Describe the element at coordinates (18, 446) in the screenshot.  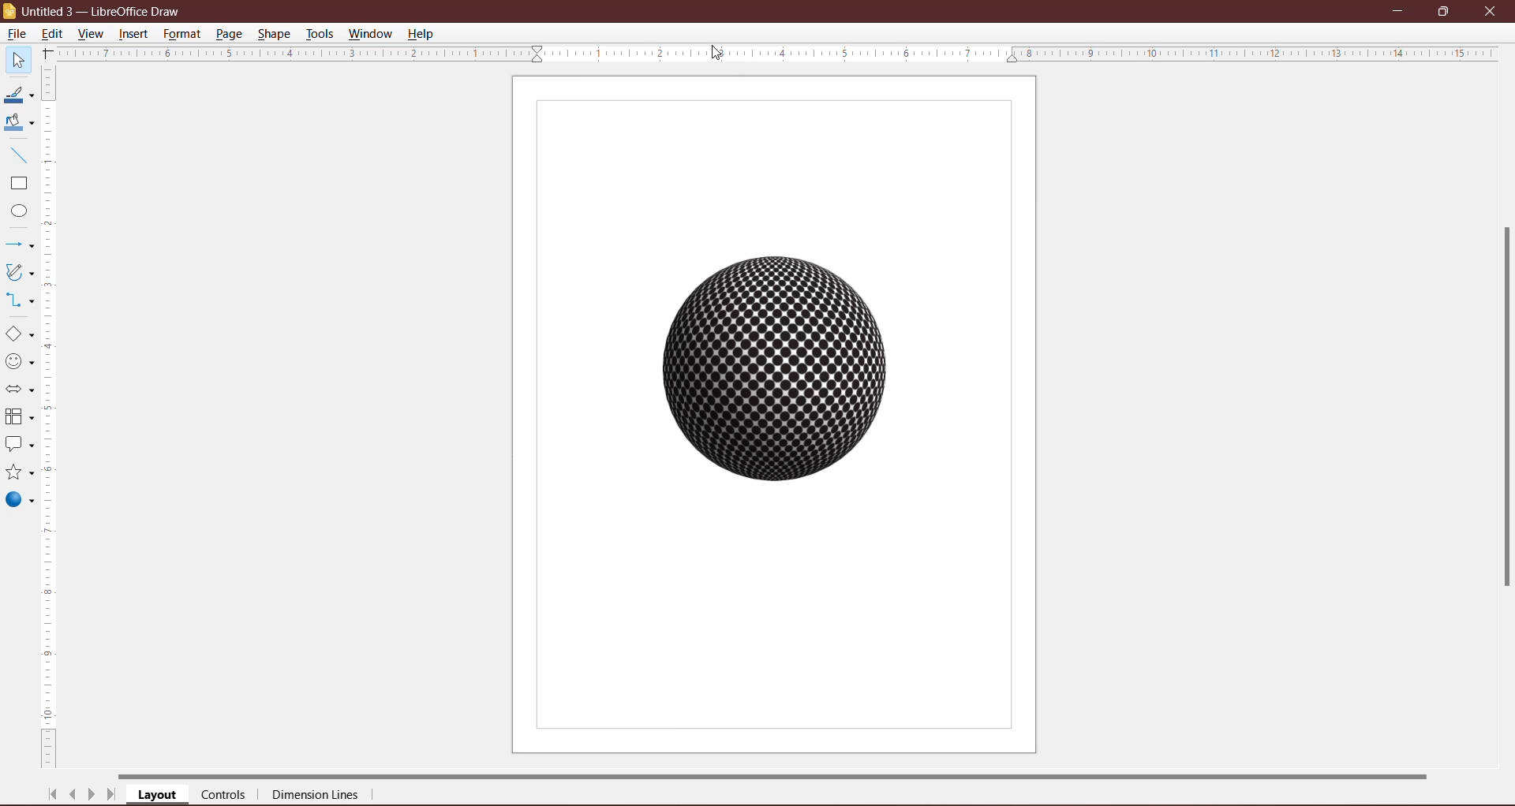
I see `Callout Shapes` at that location.